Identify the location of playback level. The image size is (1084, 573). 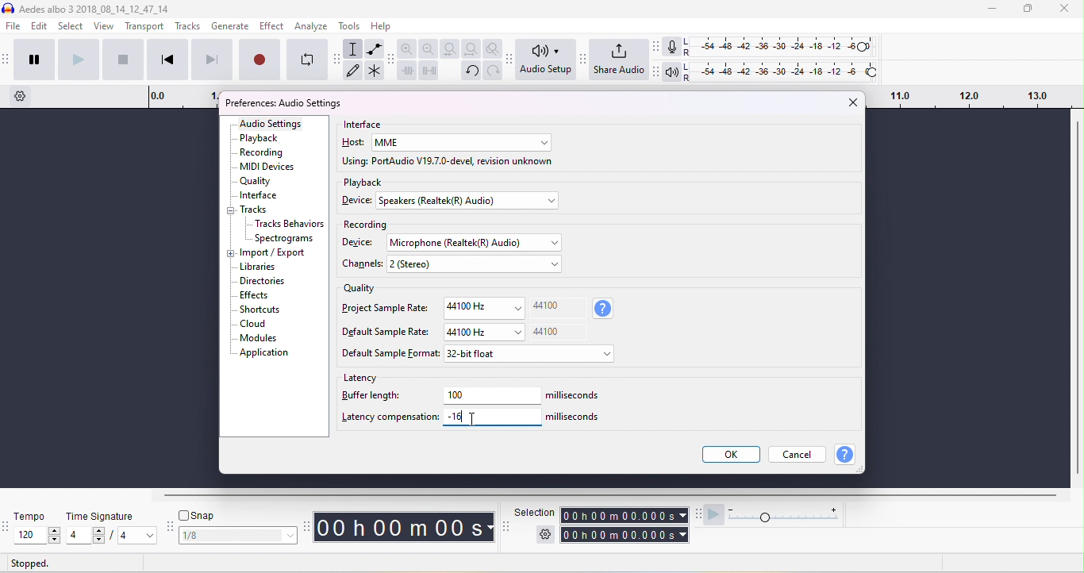
(786, 69).